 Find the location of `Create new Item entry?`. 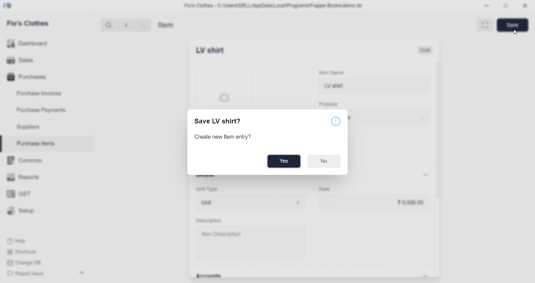

Create new Item entry? is located at coordinates (223, 137).